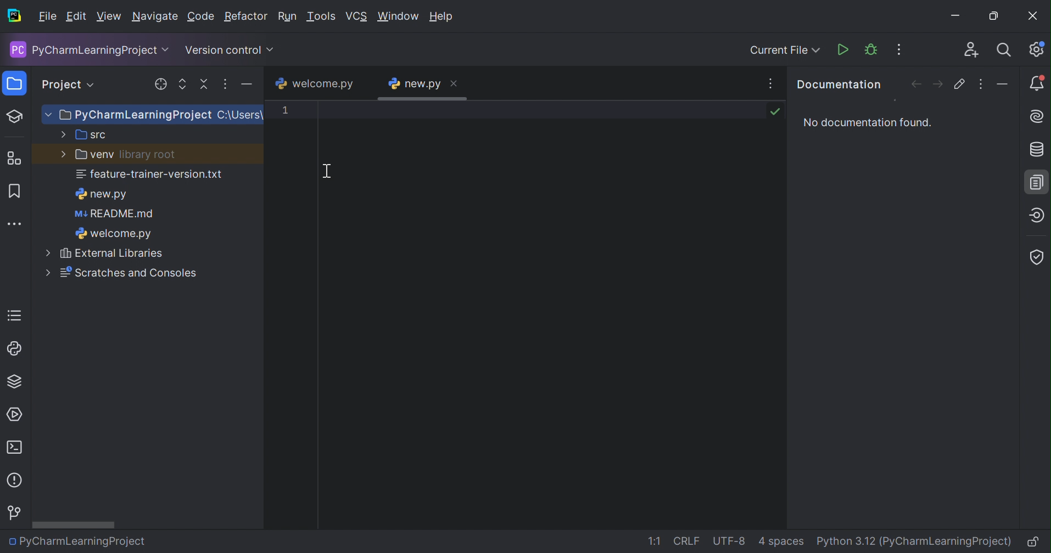 This screenshot has height=553, width=1051. I want to click on Documentation, so click(1038, 182).